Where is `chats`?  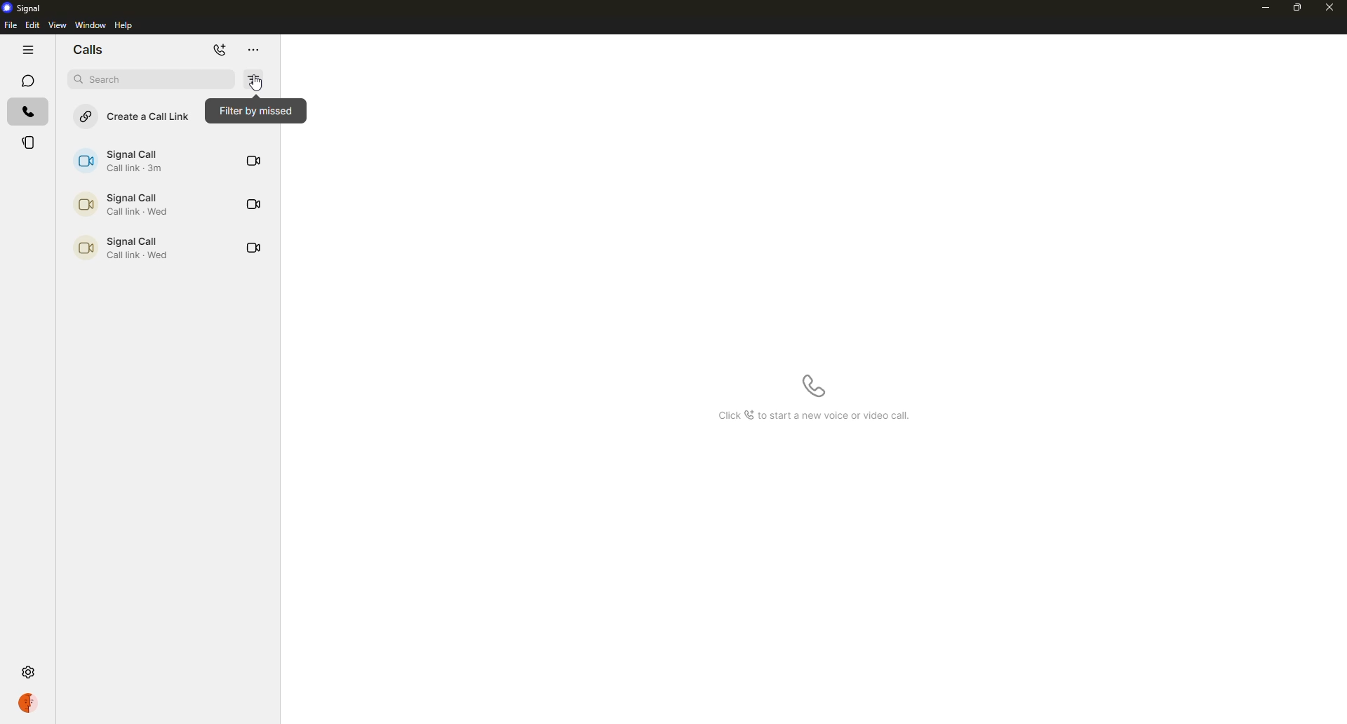 chats is located at coordinates (27, 81).